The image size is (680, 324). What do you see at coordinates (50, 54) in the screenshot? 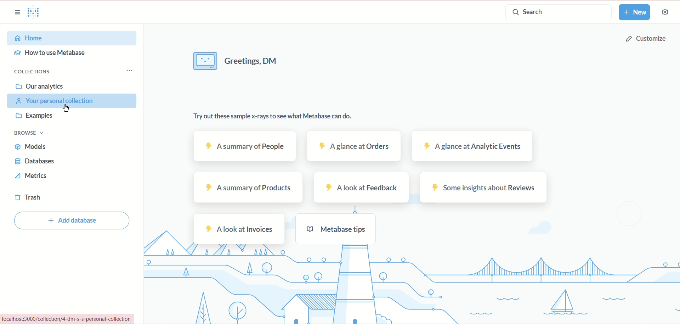
I see `how to use metabase` at bounding box center [50, 54].